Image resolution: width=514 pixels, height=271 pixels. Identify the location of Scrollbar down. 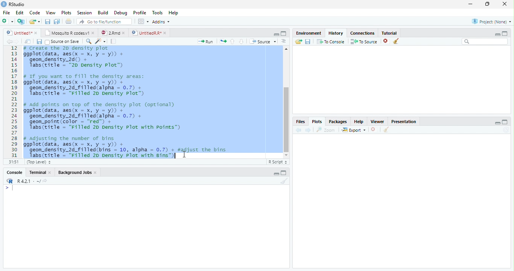
(286, 155).